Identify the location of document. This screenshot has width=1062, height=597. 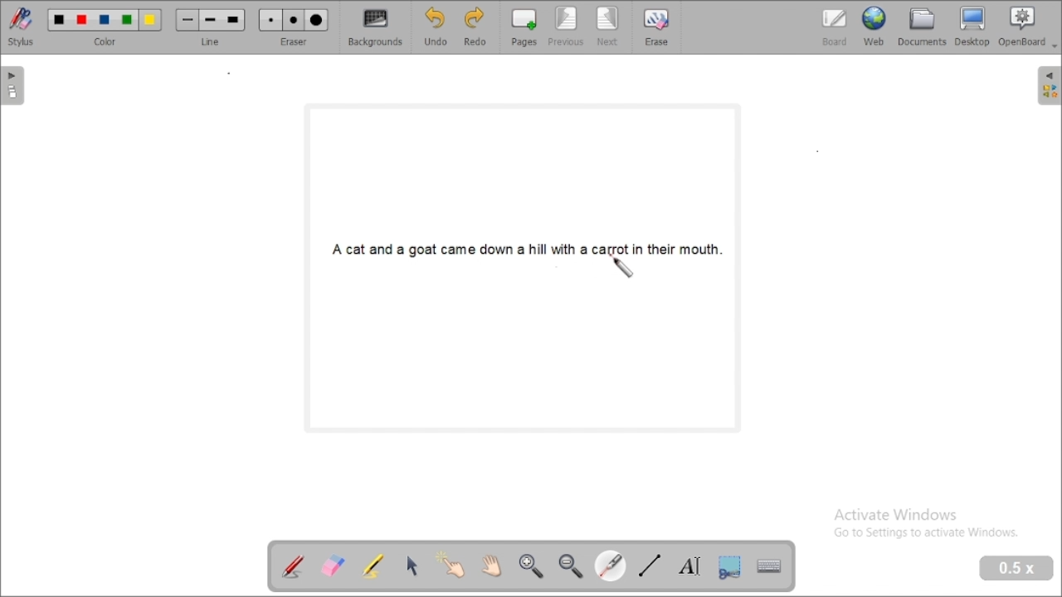
(923, 27).